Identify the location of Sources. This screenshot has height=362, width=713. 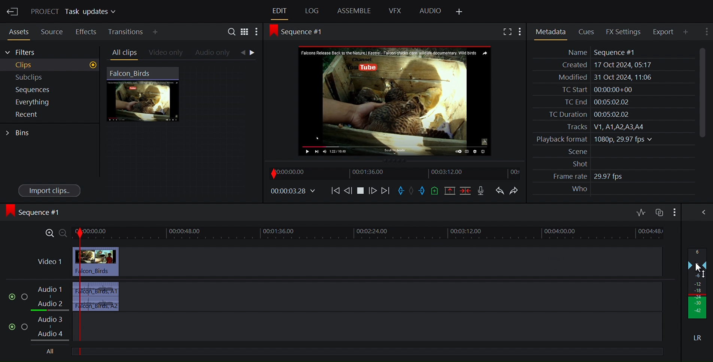
(51, 32).